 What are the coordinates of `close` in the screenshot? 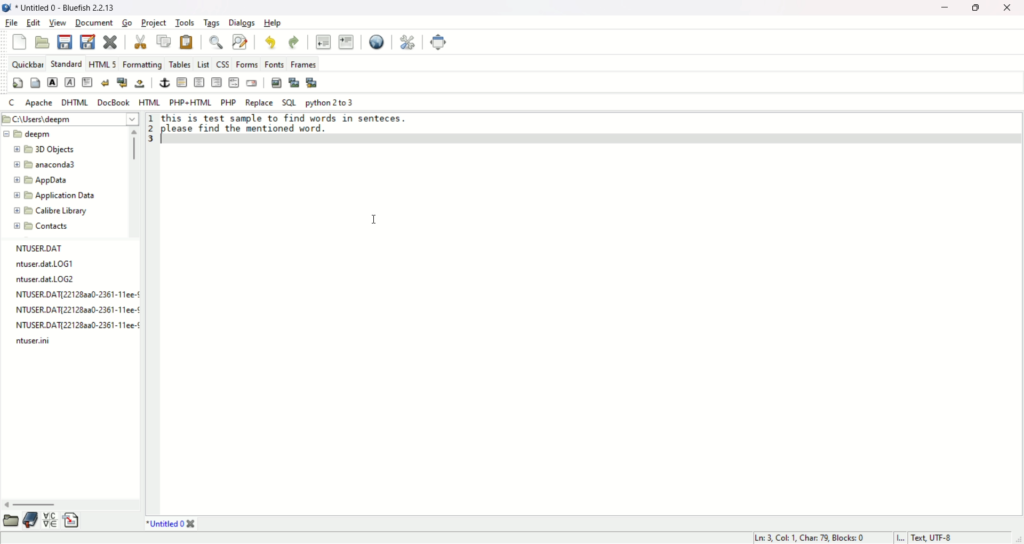 It's located at (1011, 9).